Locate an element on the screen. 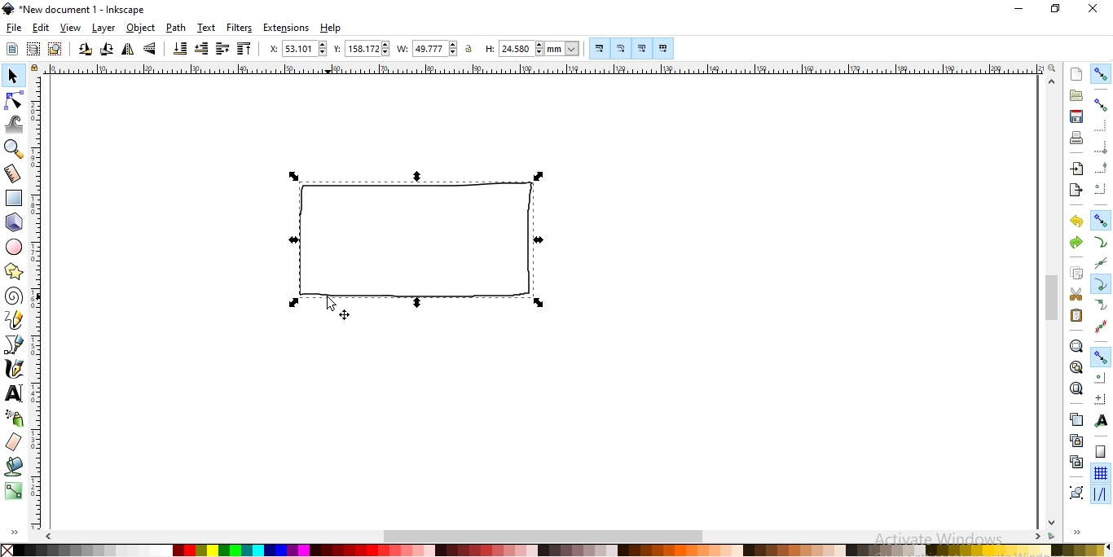 The height and width of the screenshot is (557, 1113). copy is located at coordinates (1077, 274).